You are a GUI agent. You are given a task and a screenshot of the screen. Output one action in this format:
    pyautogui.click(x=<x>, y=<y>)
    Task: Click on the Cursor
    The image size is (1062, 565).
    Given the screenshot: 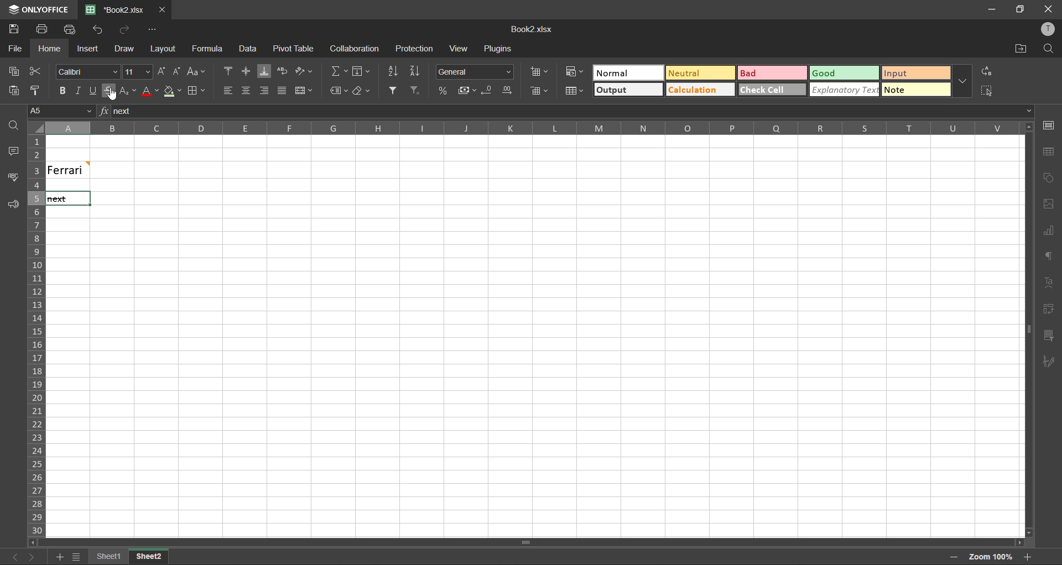 What is the action you would take?
    pyautogui.click(x=112, y=98)
    